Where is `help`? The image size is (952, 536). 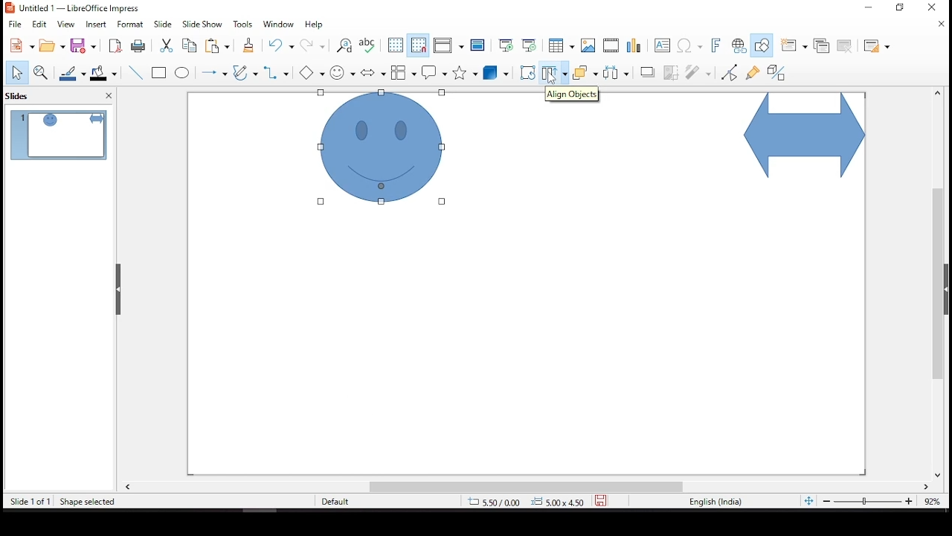 help is located at coordinates (315, 25).